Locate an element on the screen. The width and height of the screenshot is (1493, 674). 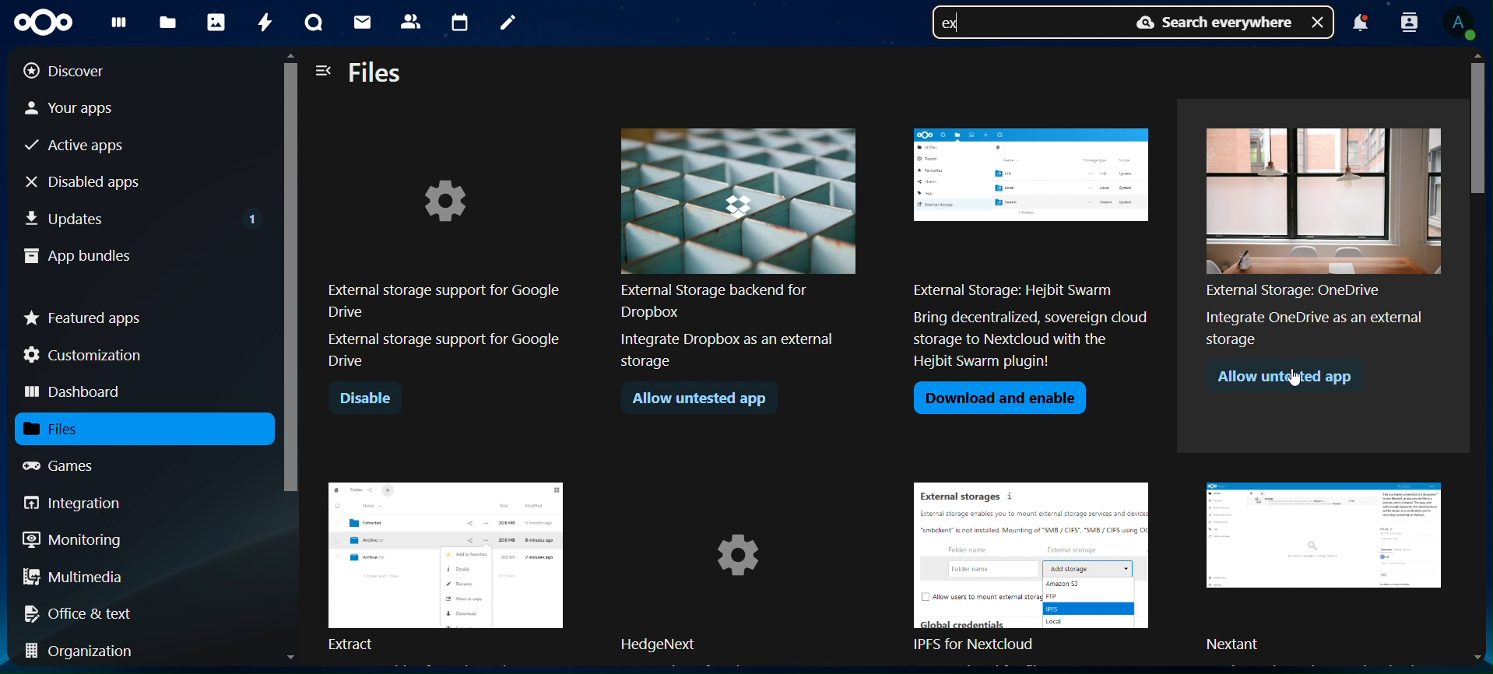
customization is located at coordinates (86, 355).